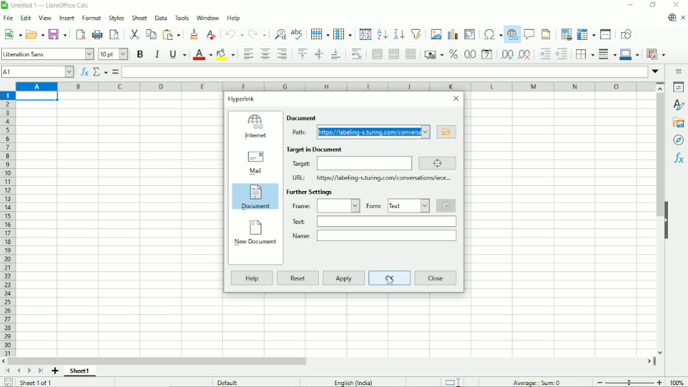  Describe the element at coordinates (677, 5) in the screenshot. I see `Close` at that location.